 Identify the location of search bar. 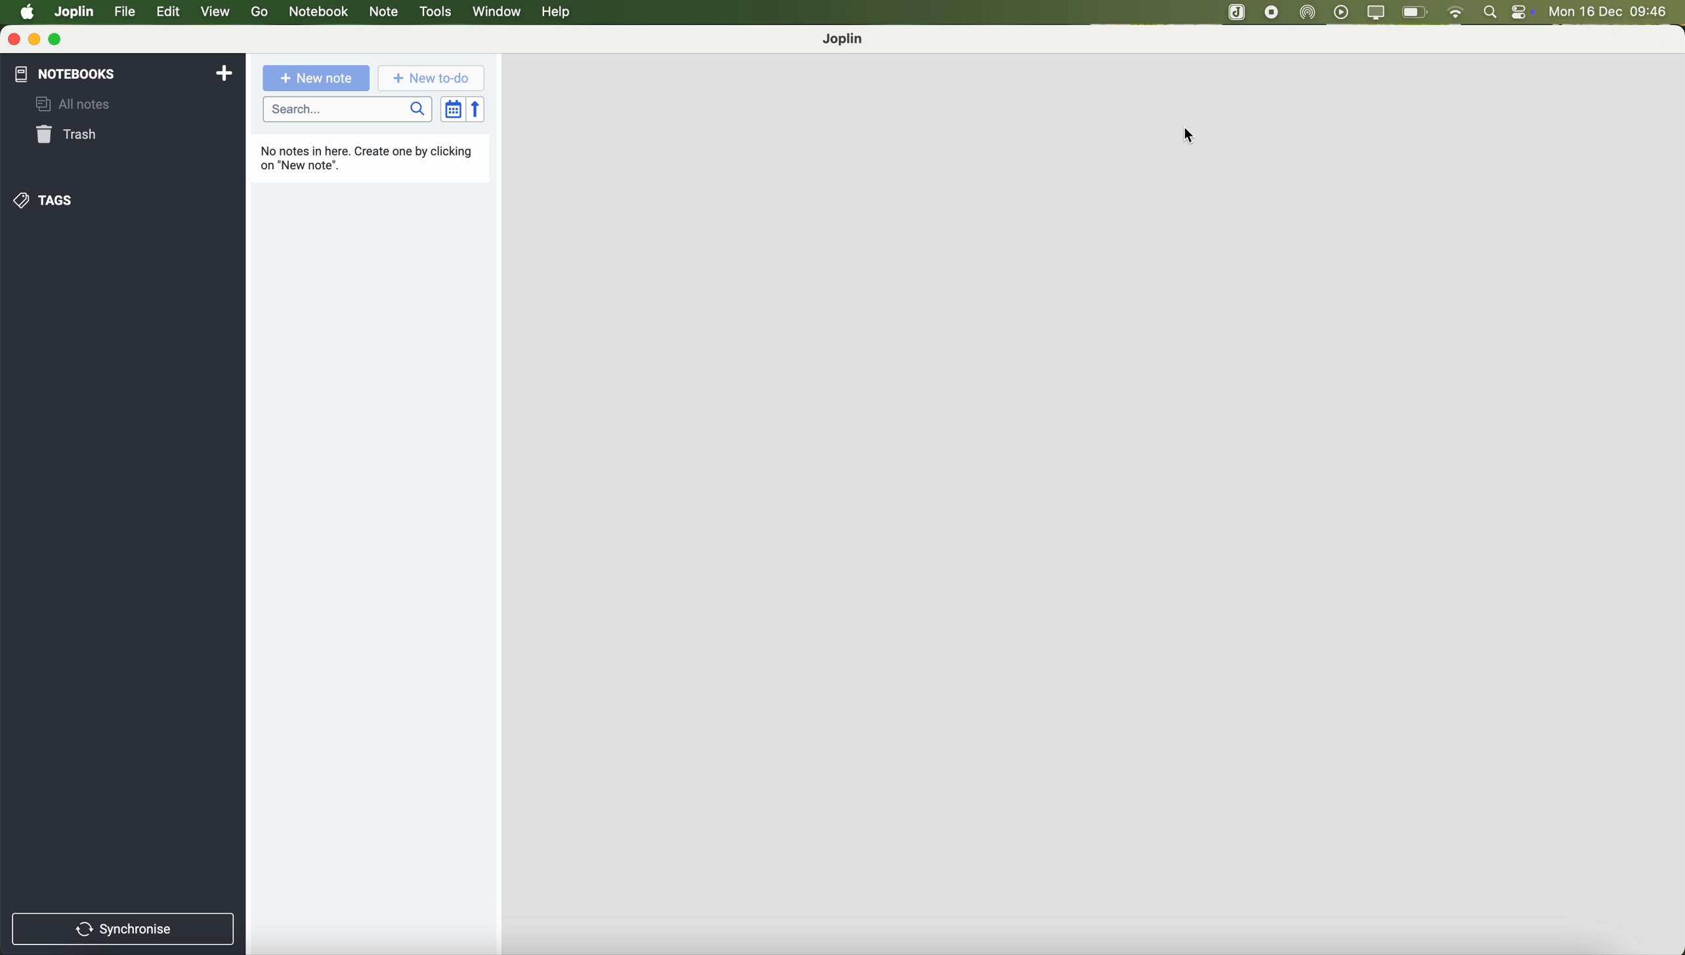
(349, 110).